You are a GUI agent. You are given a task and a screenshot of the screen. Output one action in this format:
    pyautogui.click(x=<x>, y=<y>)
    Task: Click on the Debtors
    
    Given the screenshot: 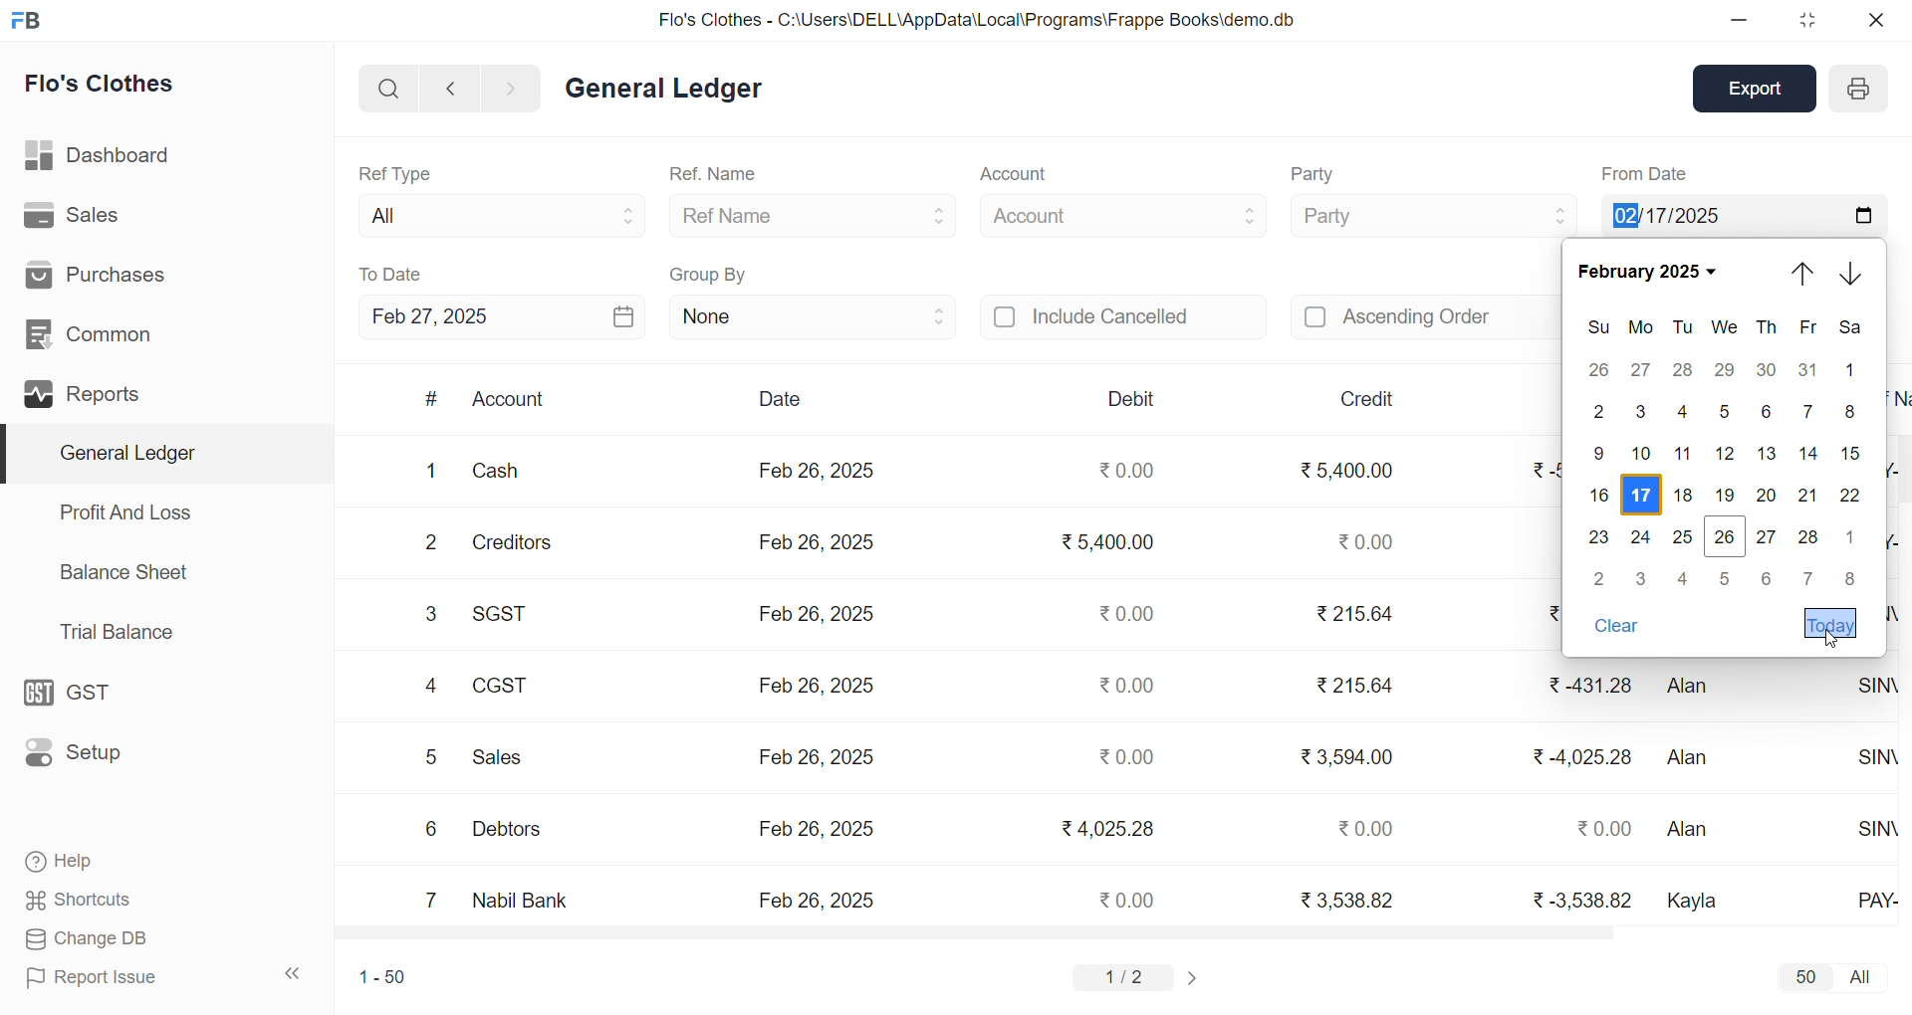 What is the action you would take?
    pyautogui.click(x=516, y=828)
    